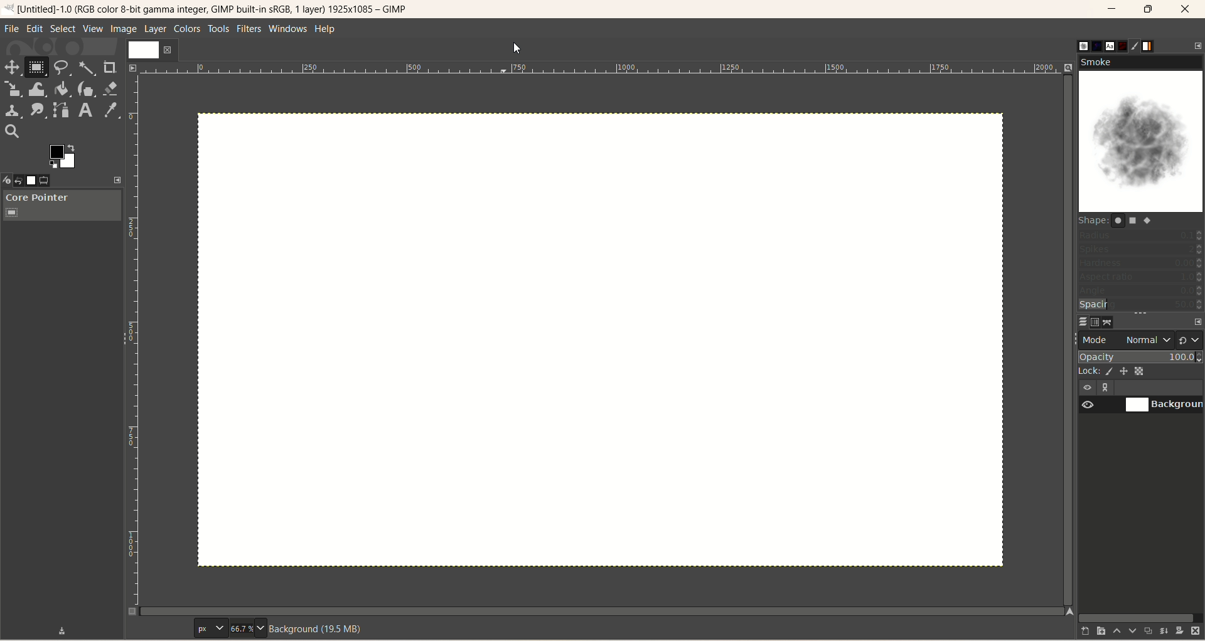 The image size is (1205, 641). I want to click on zoom factor, so click(247, 628).